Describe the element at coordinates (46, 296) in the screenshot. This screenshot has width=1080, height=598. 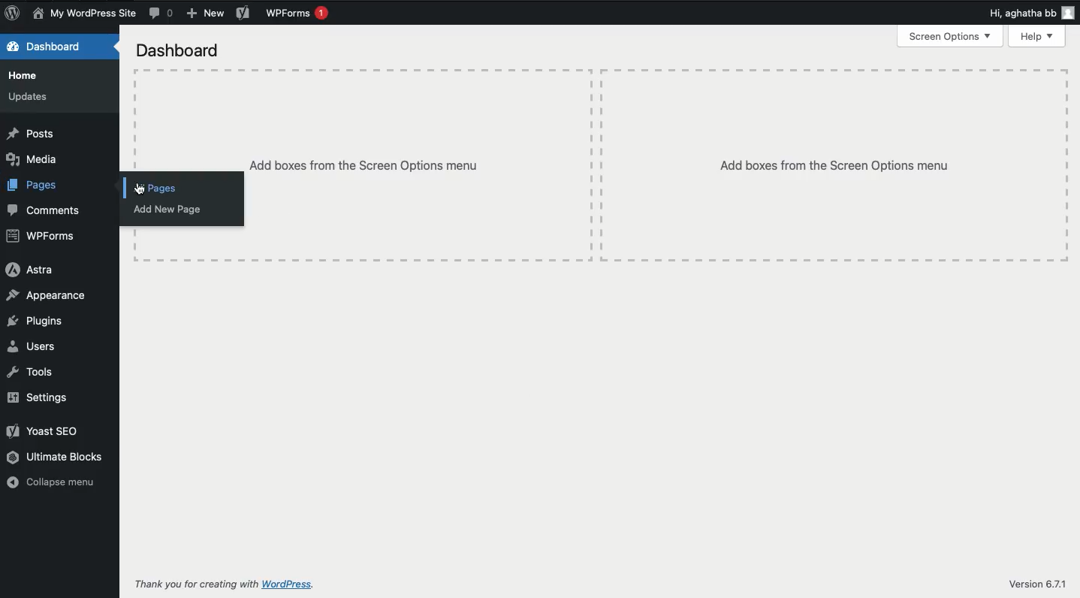
I see `Appearance` at that location.